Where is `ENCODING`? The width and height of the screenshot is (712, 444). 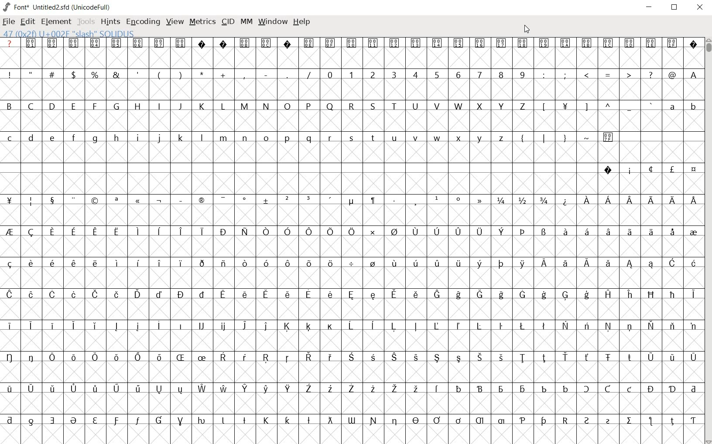 ENCODING is located at coordinates (143, 22).